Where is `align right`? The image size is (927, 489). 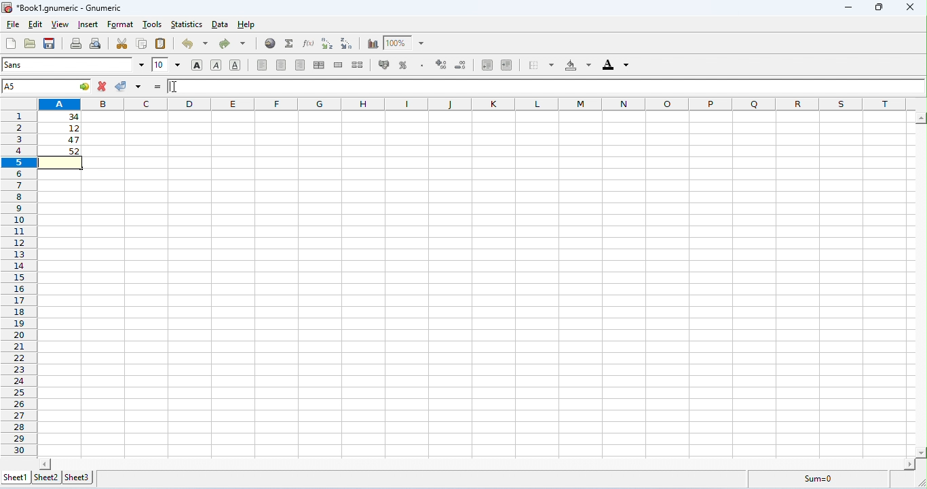 align right is located at coordinates (301, 65).